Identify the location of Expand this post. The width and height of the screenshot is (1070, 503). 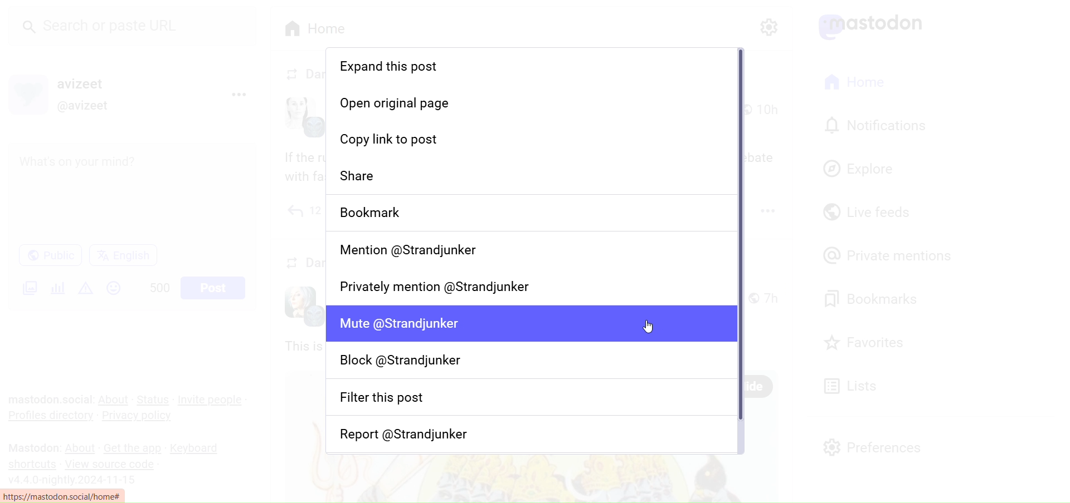
(526, 66).